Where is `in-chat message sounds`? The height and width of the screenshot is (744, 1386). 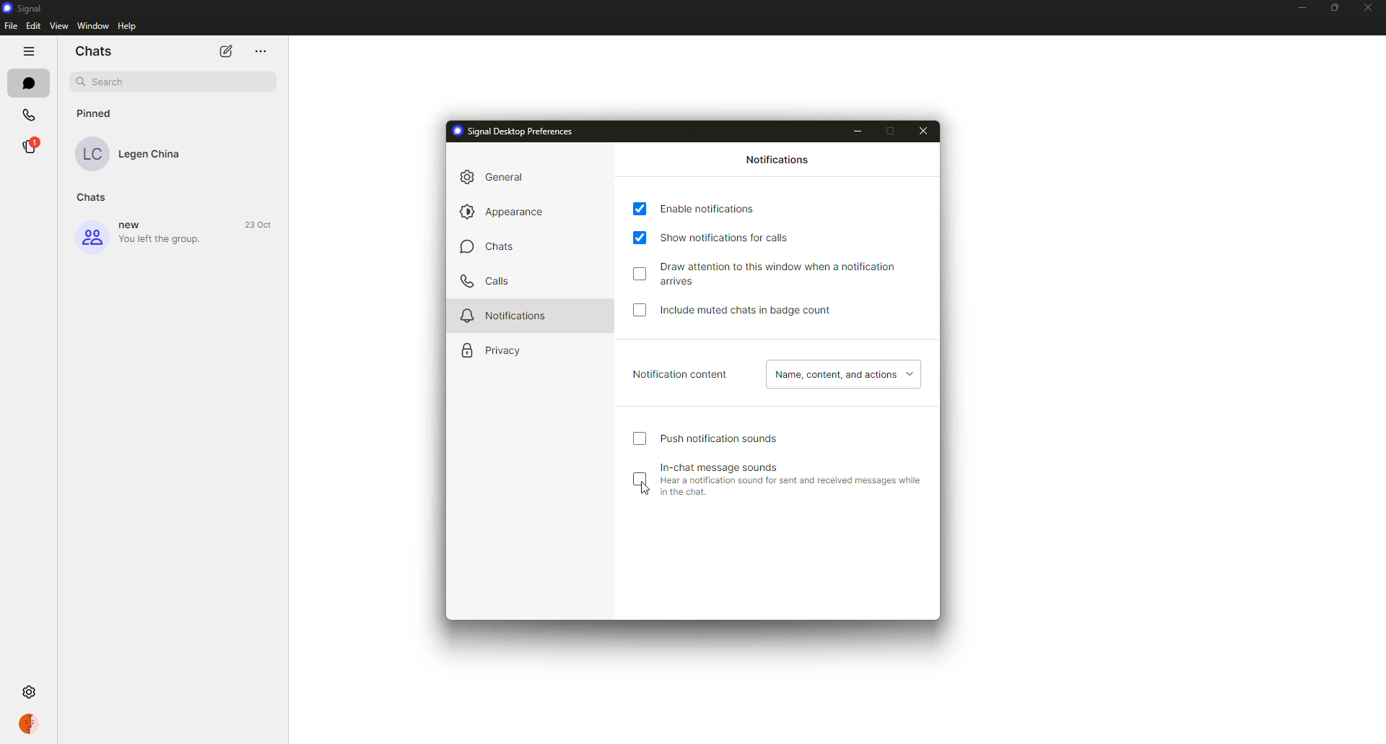
in-chat message sounds is located at coordinates (790, 478).